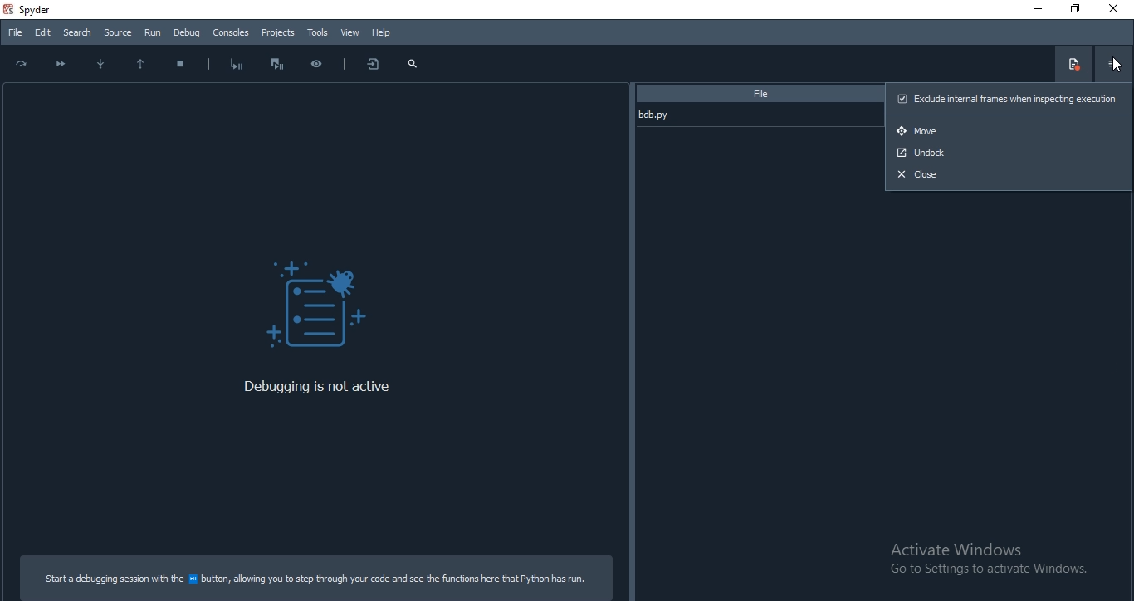  Describe the element at coordinates (1009, 154) in the screenshot. I see `Unlock` at that location.